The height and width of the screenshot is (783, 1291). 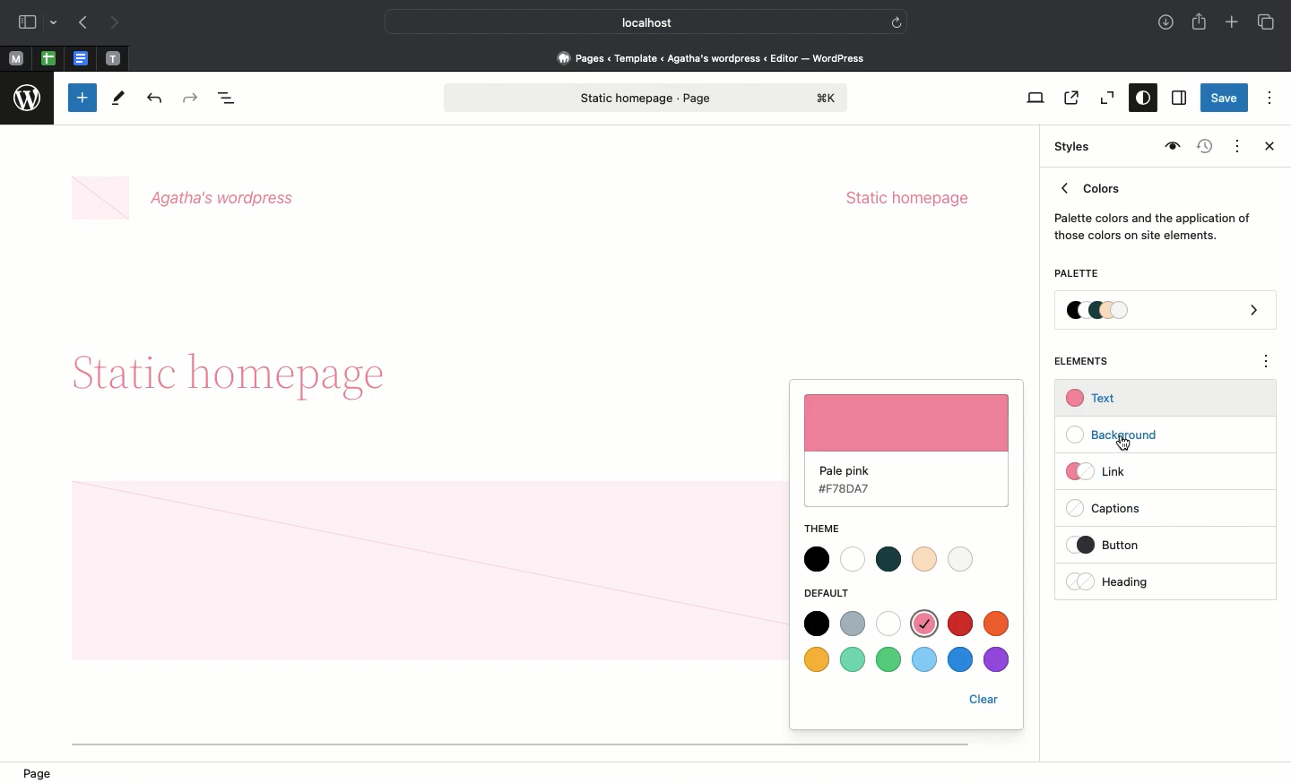 What do you see at coordinates (1269, 97) in the screenshot?
I see `Options` at bounding box center [1269, 97].